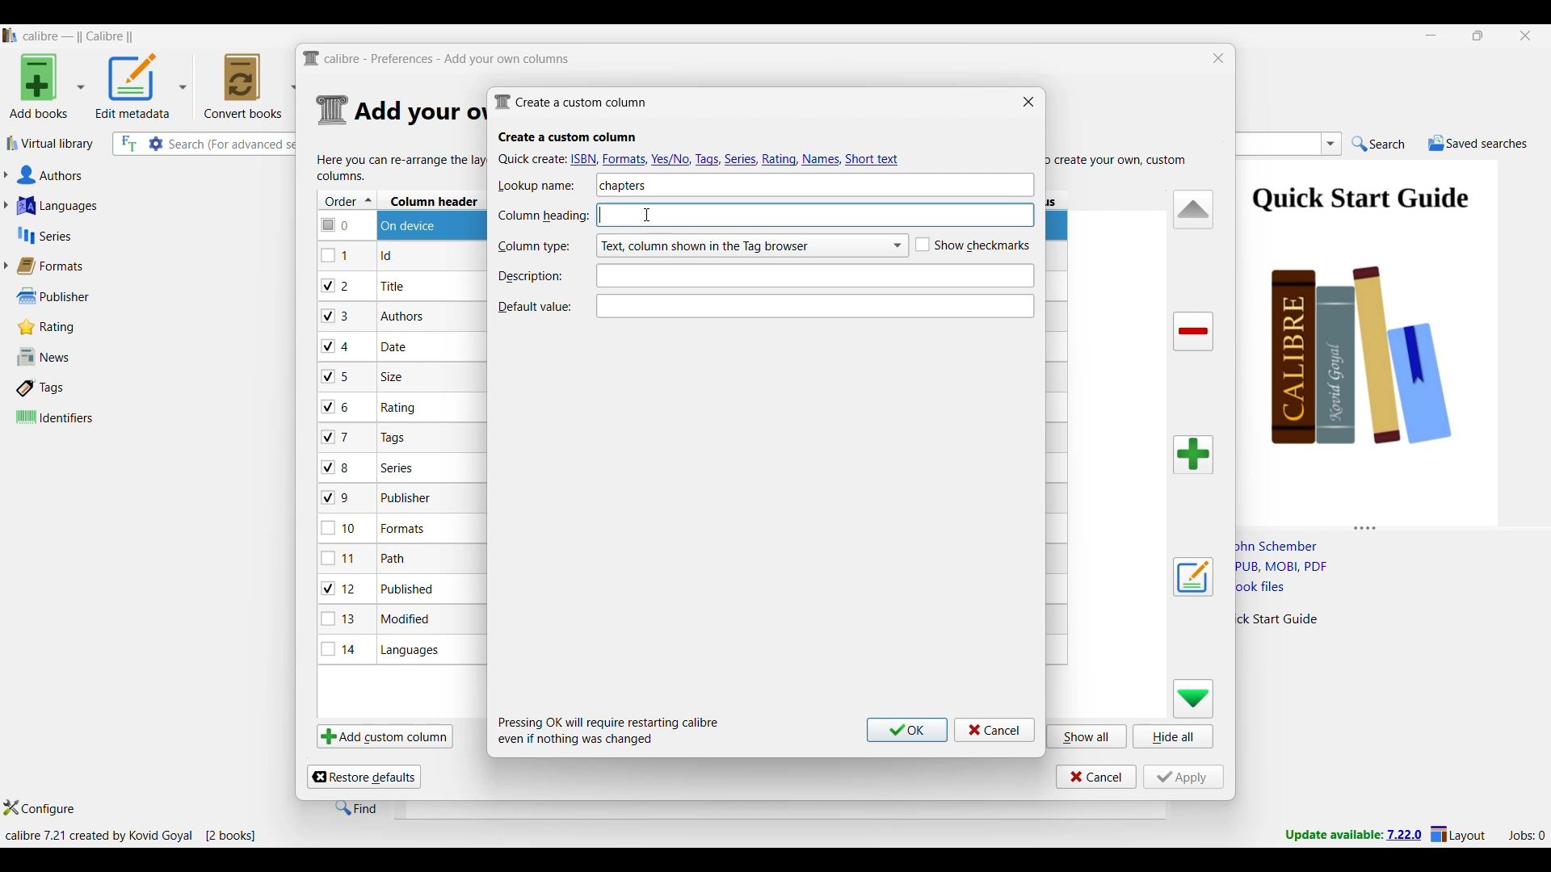  I want to click on checkbox - 7, so click(338, 437).